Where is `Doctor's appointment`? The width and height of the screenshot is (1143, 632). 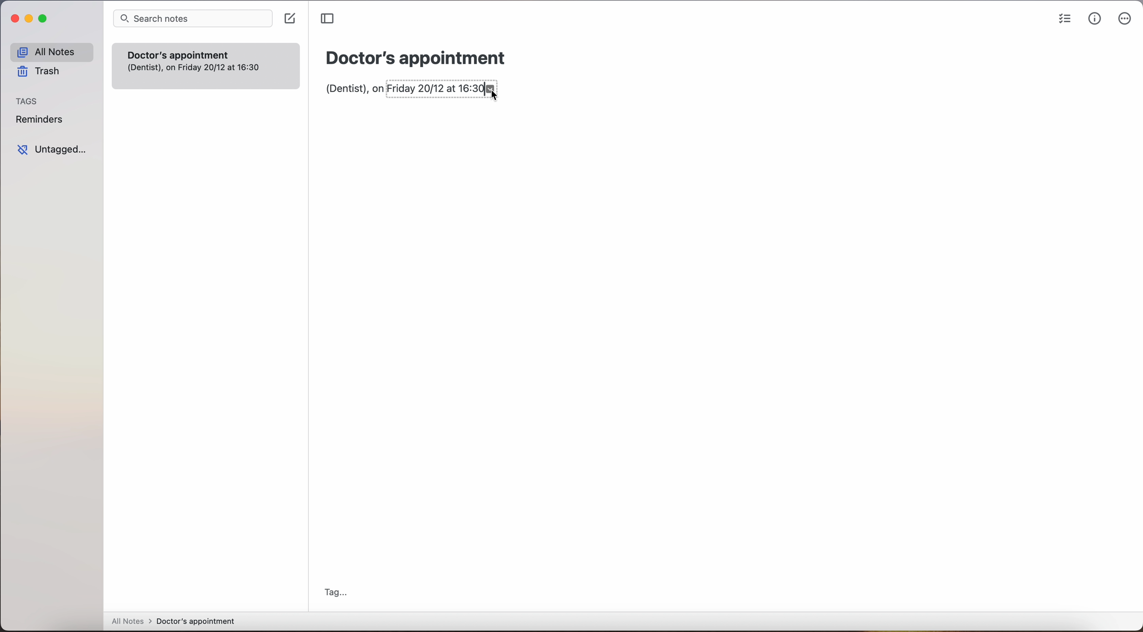
Doctor's appointment is located at coordinates (206, 52).